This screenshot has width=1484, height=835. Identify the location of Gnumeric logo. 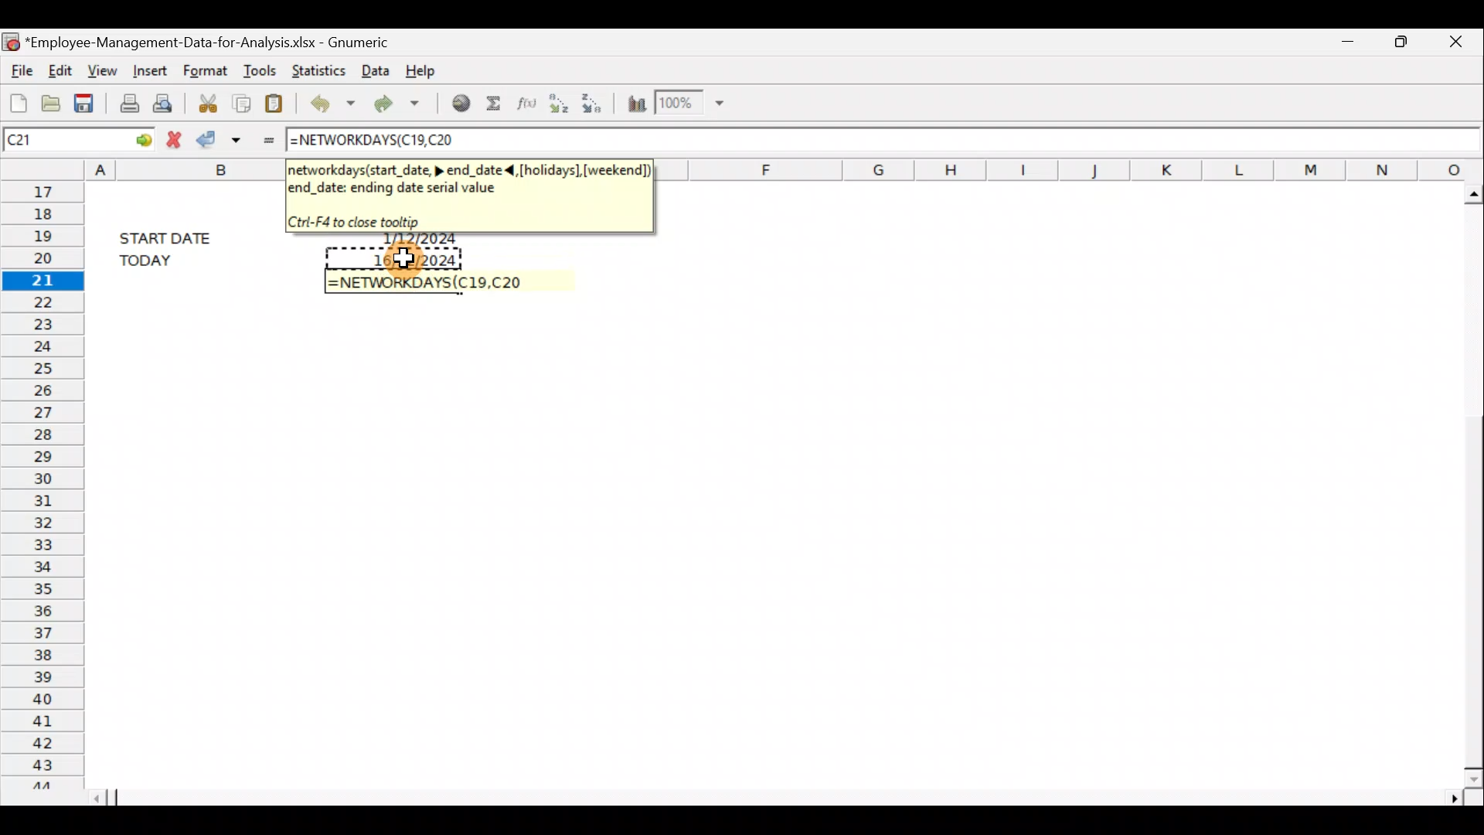
(11, 39).